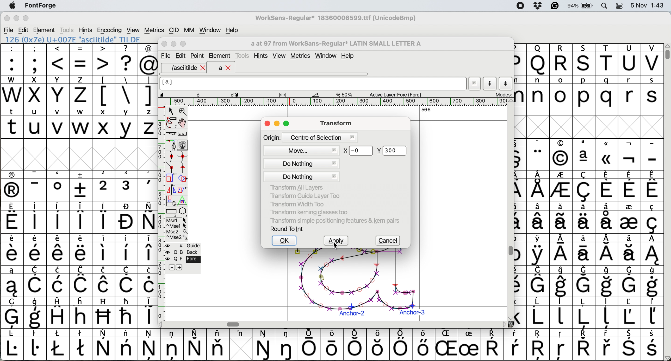 This screenshot has height=361, width=671. Describe the element at coordinates (358, 151) in the screenshot. I see `` at that location.